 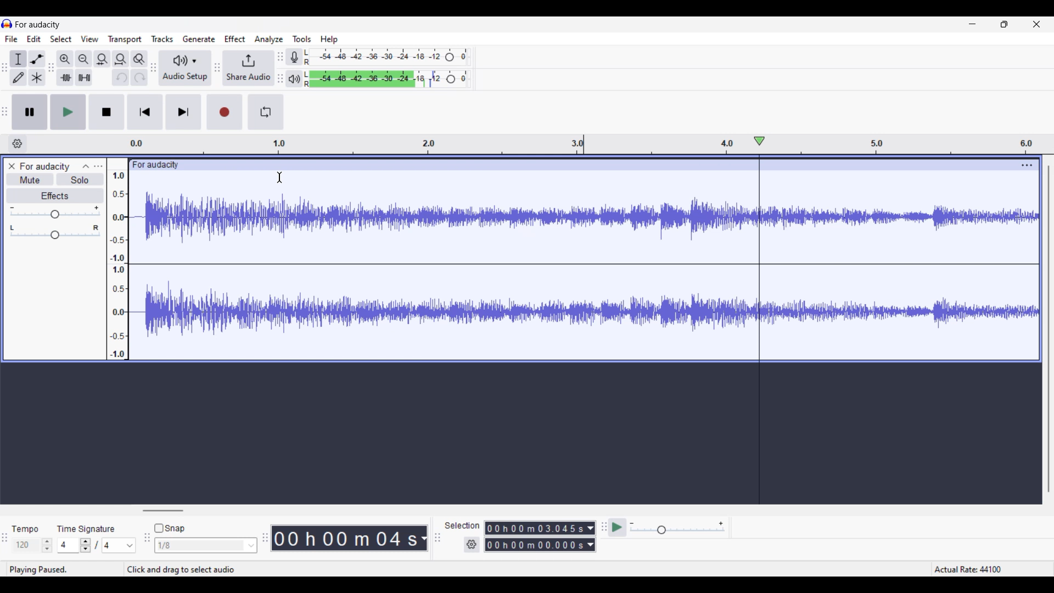 What do you see at coordinates (1049, 328) in the screenshot?
I see `Vertical slide bar` at bounding box center [1049, 328].